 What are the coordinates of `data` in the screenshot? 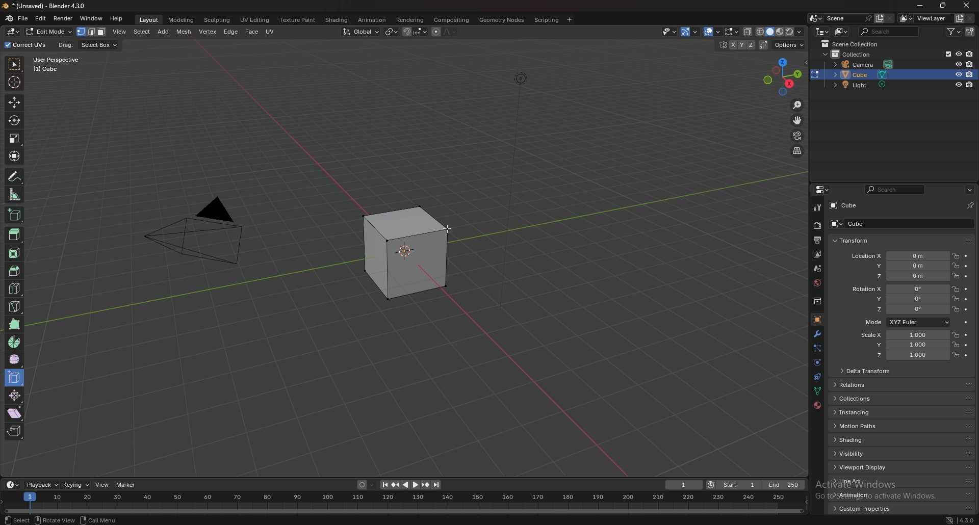 It's located at (817, 391).